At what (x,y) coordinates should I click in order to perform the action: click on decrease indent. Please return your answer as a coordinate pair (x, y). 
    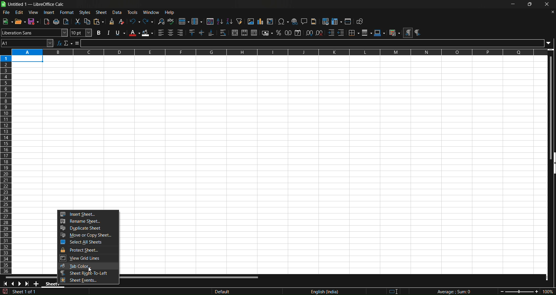
    Looking at the image, I should click on (341, 33).